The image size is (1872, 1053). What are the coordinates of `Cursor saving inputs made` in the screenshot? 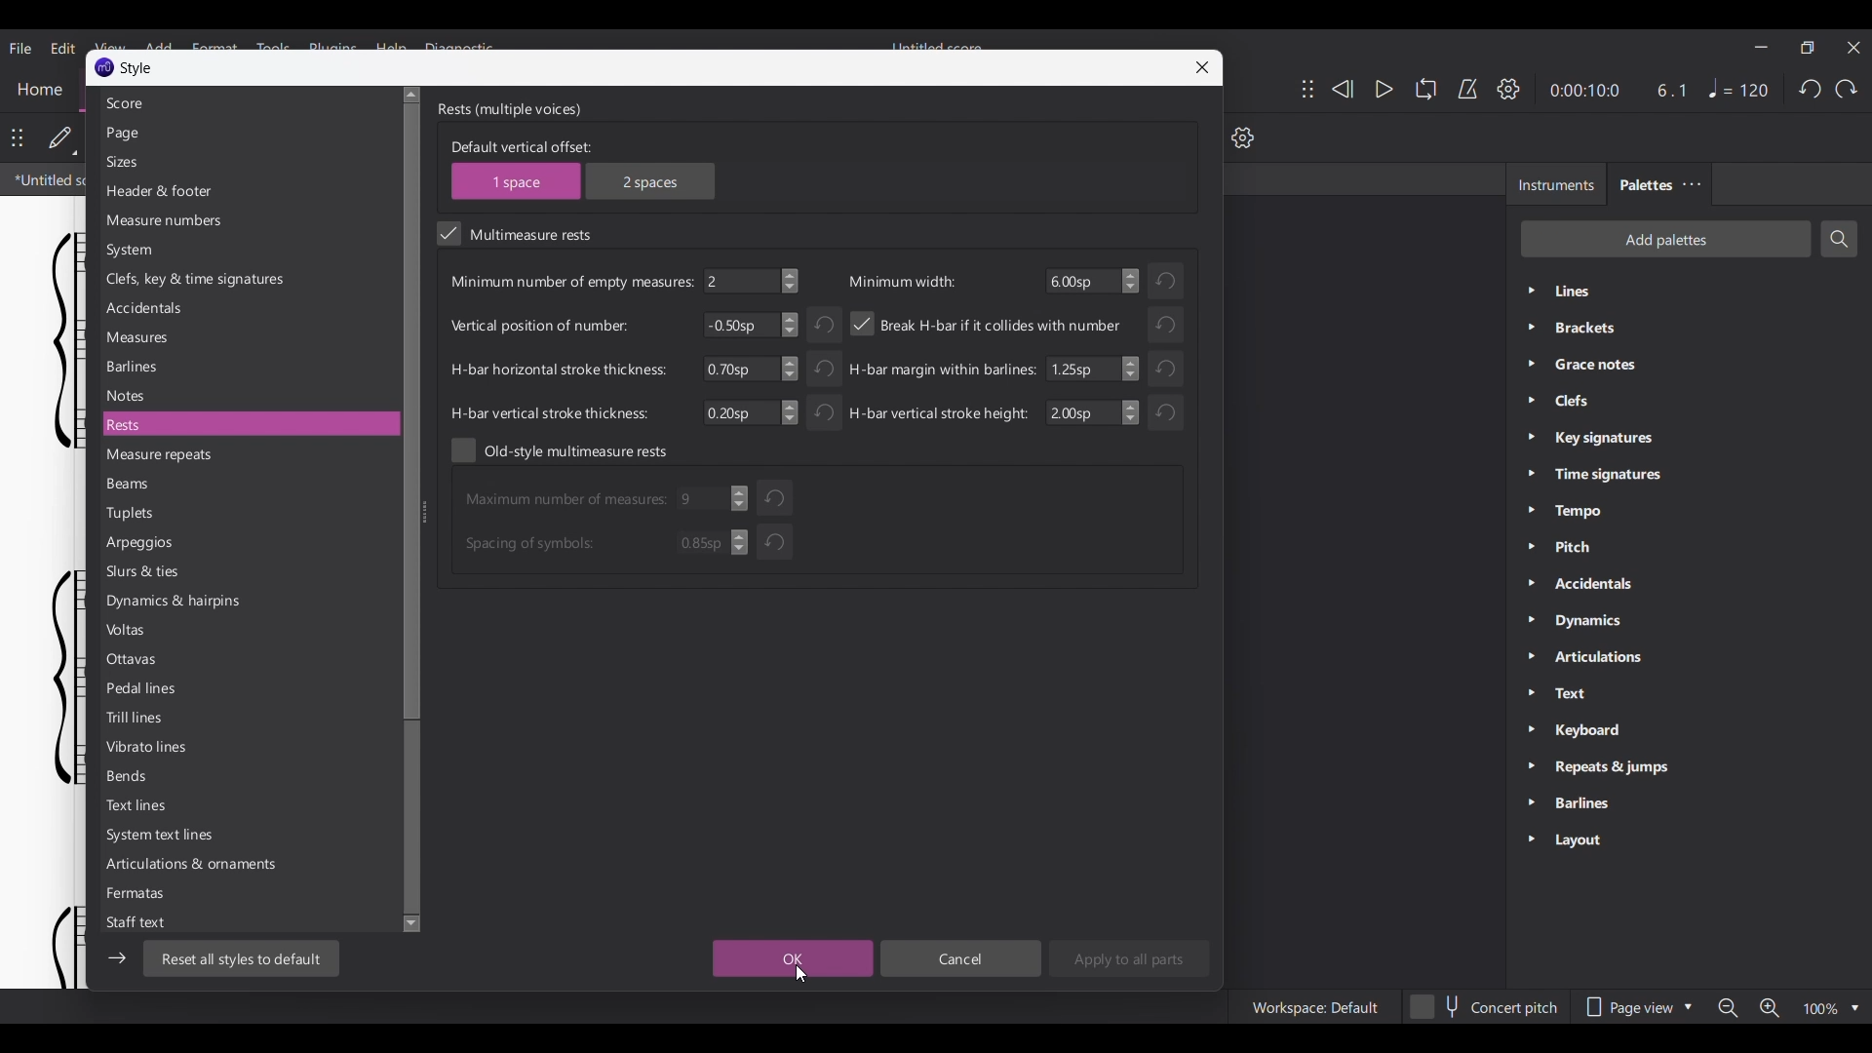 It's located at (801, 974).